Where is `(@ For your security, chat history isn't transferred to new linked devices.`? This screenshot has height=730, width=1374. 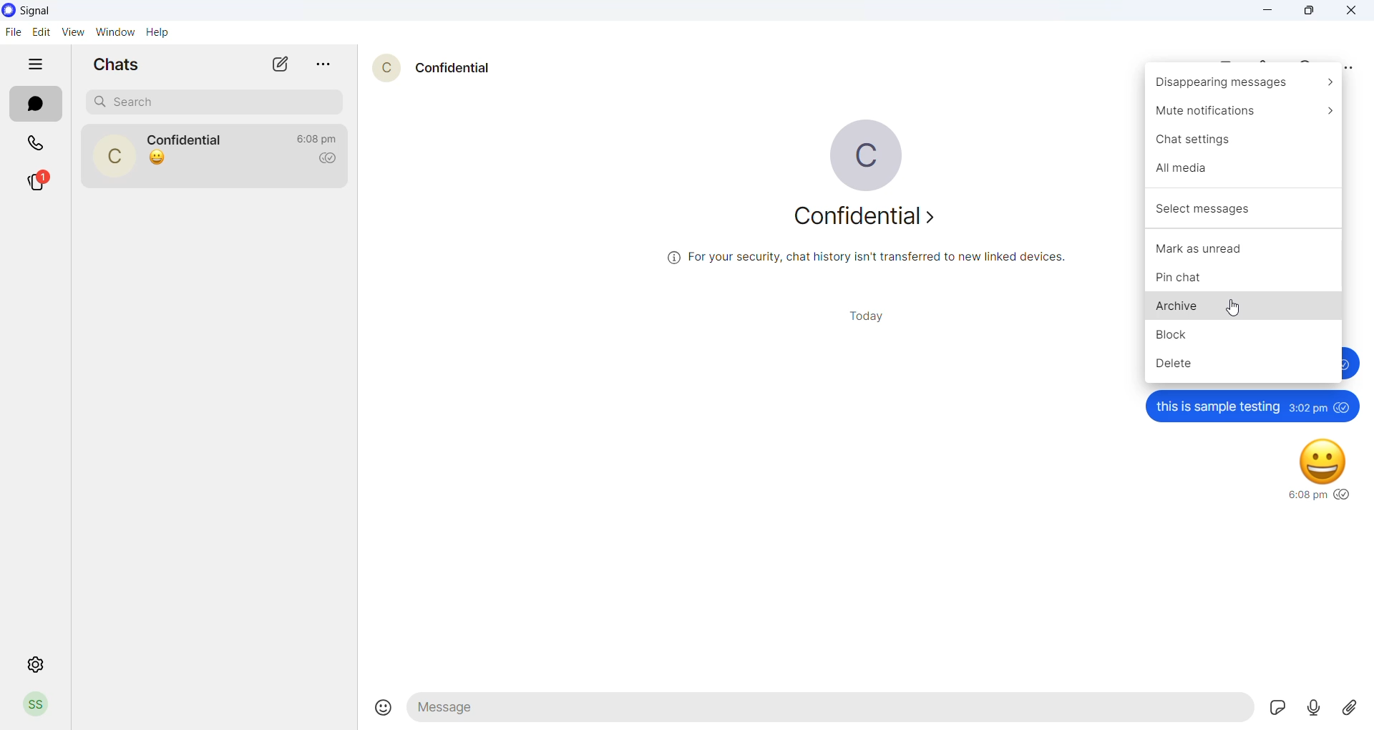
(@ For your security, chat history isn't transferred to new linked devices. is located at coordinates (865, 257).